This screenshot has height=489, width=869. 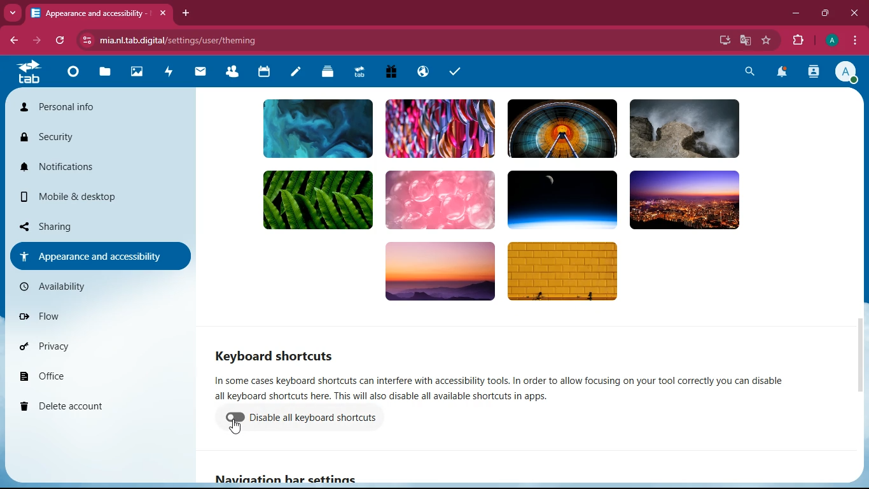 I want to click on refresh, so click(x=61, y=41).